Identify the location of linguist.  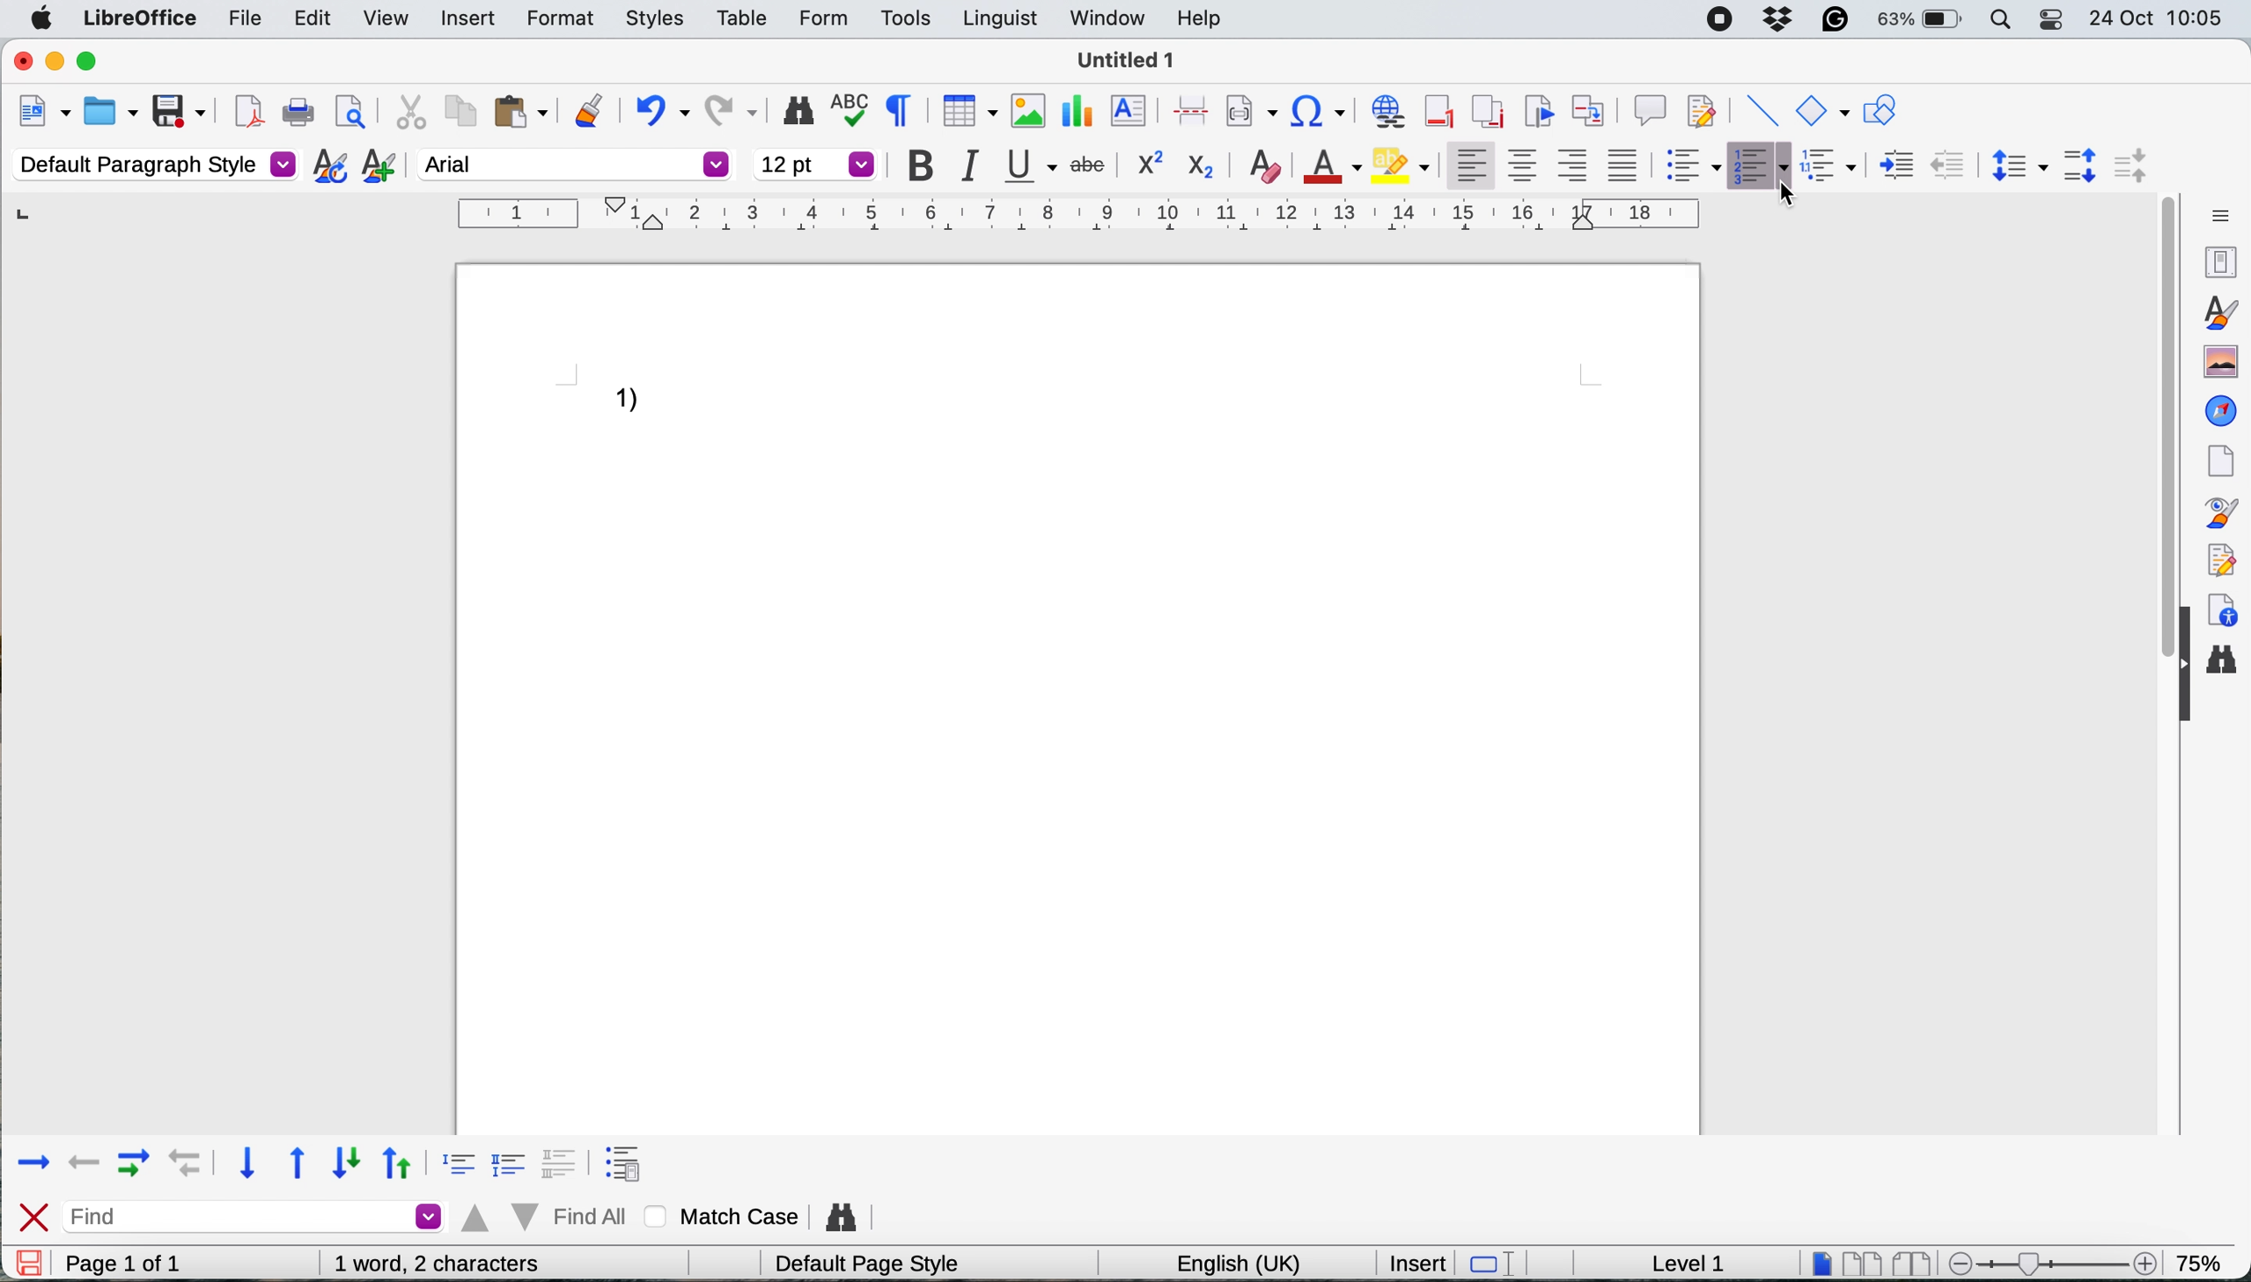
(997, 19).